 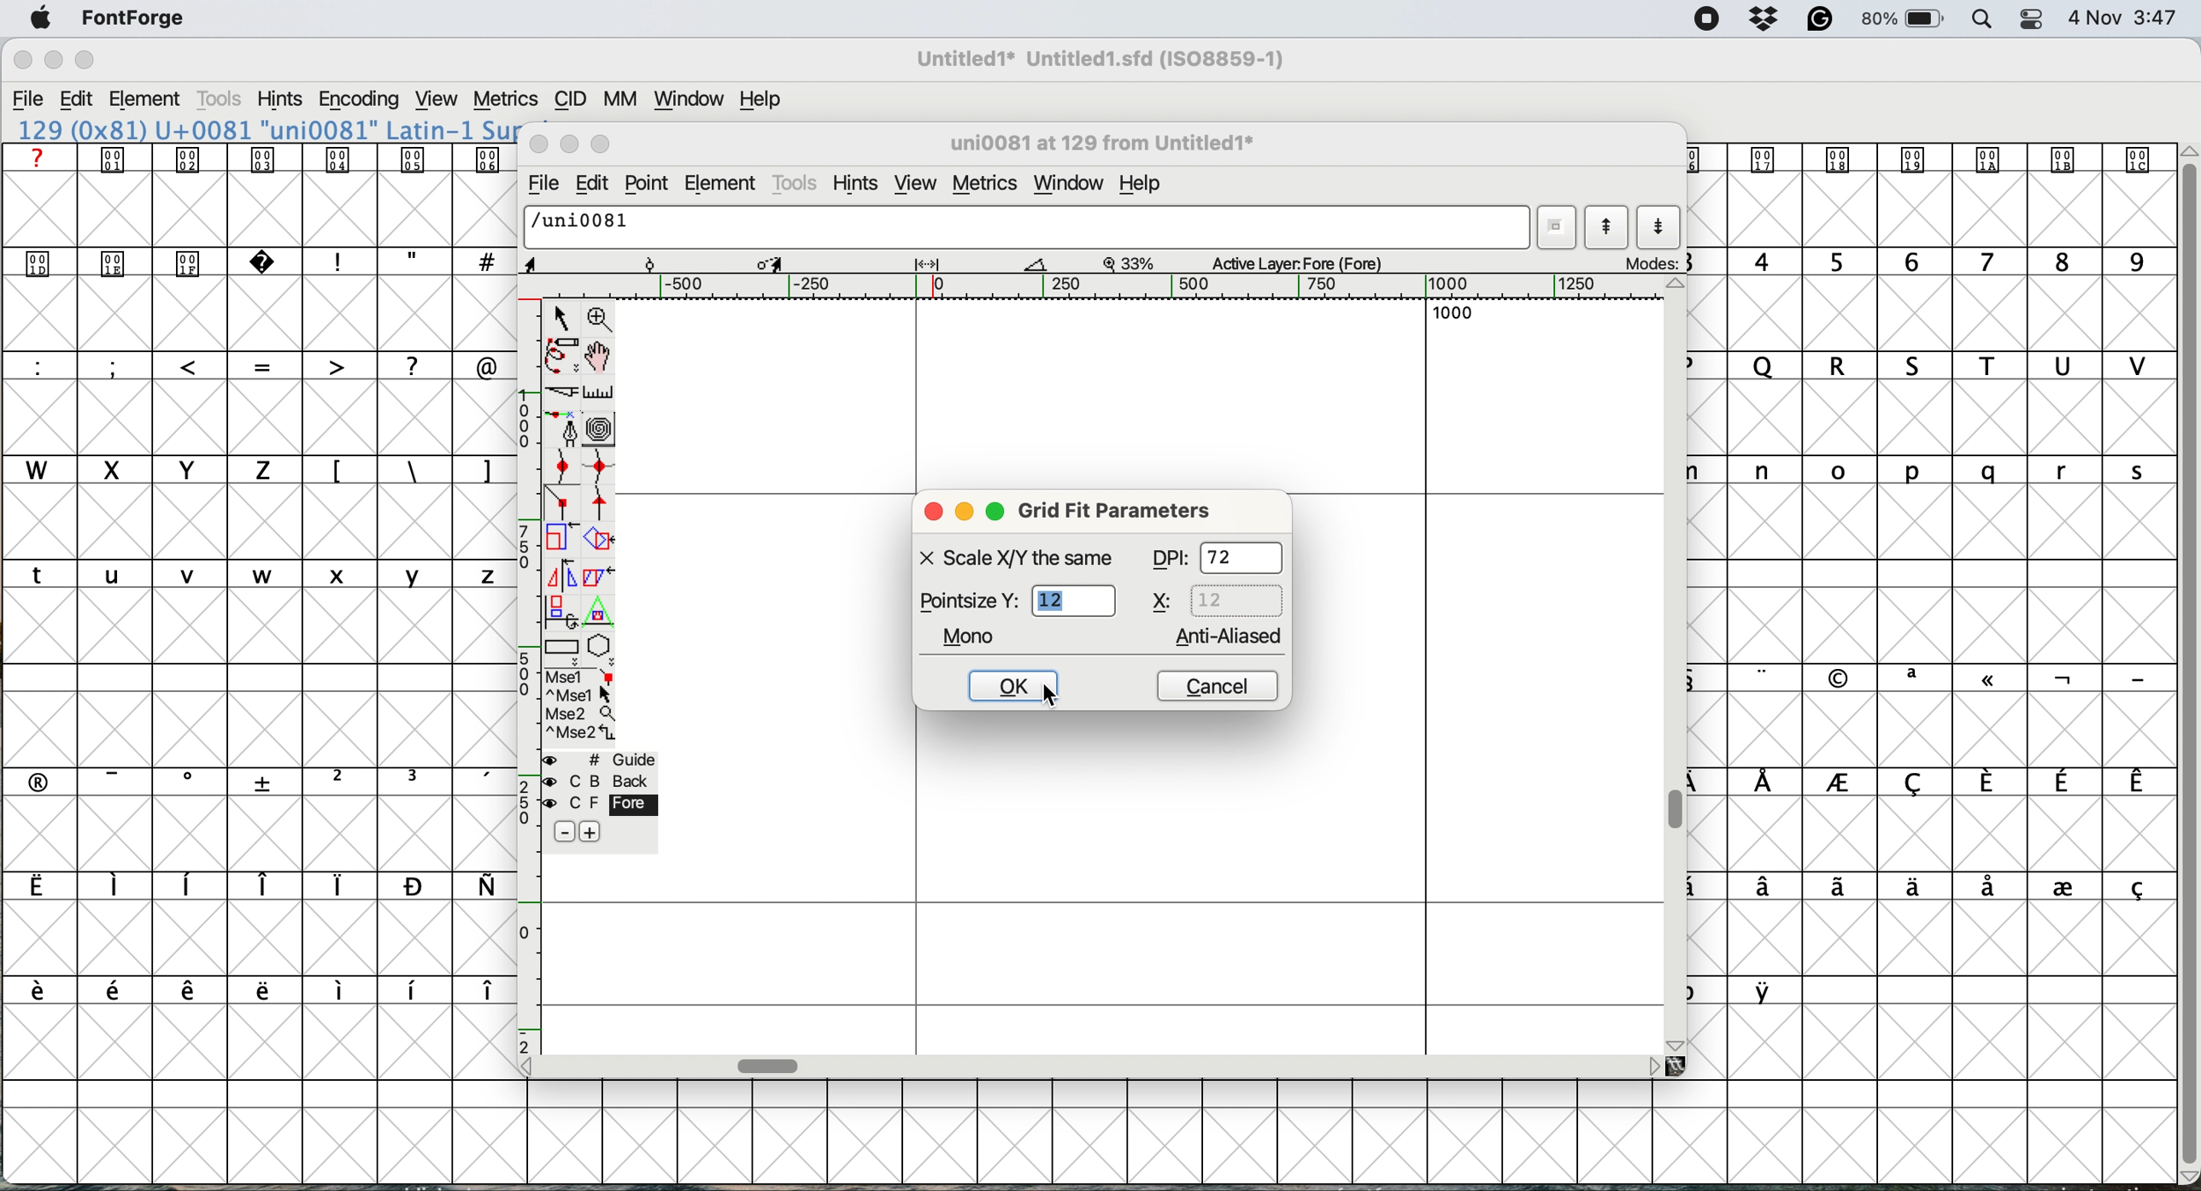 What do you see at coordinates (84, 60) in the screenshot?
I see `Maximize` at bounding box center [84, 60].